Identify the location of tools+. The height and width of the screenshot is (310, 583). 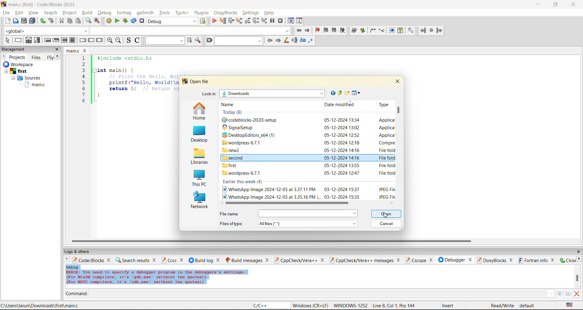
(182, 13).